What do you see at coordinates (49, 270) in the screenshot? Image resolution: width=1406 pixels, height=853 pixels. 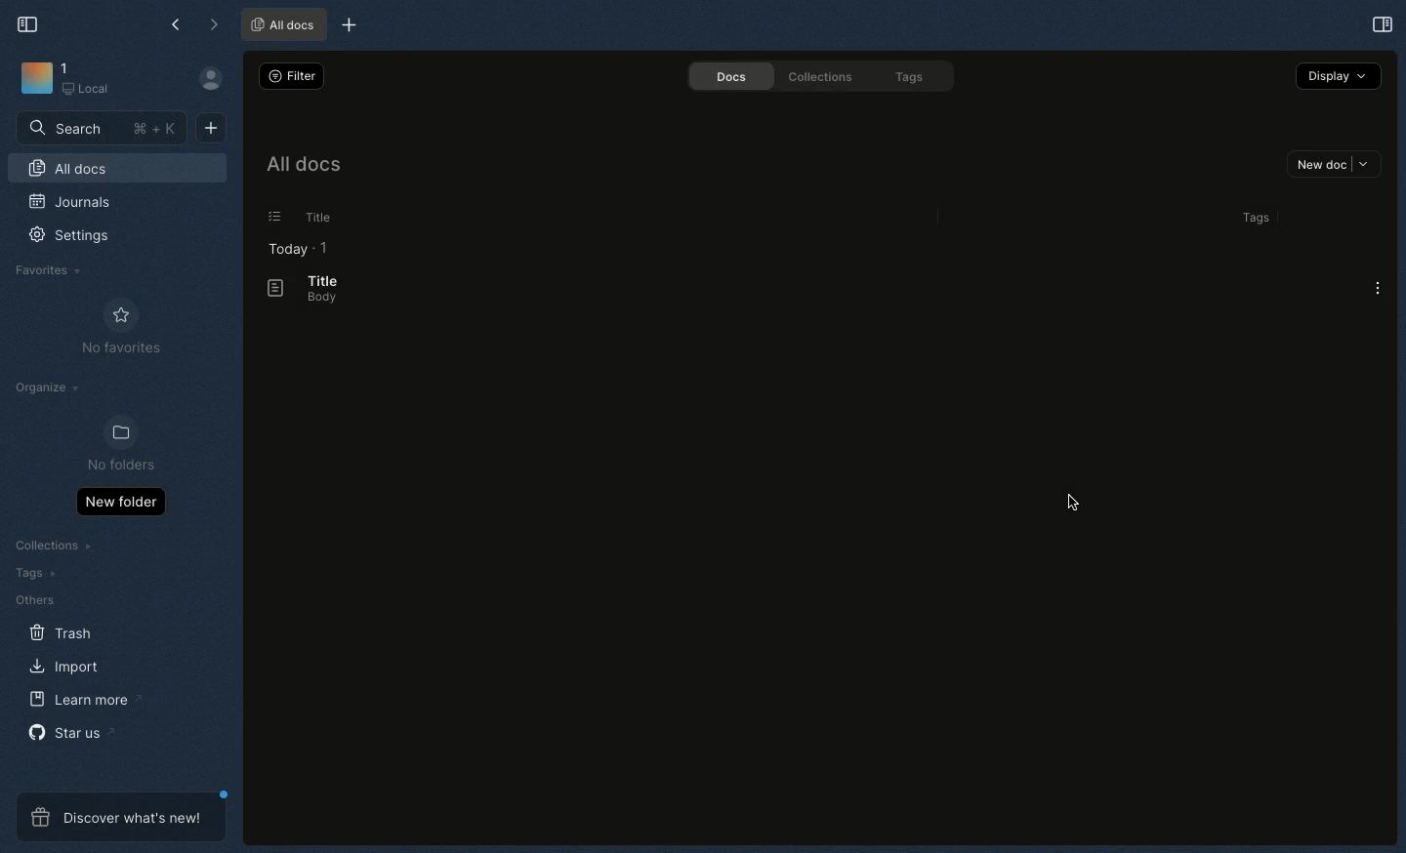 I see `Favorites` at bounding box center [49, 270].